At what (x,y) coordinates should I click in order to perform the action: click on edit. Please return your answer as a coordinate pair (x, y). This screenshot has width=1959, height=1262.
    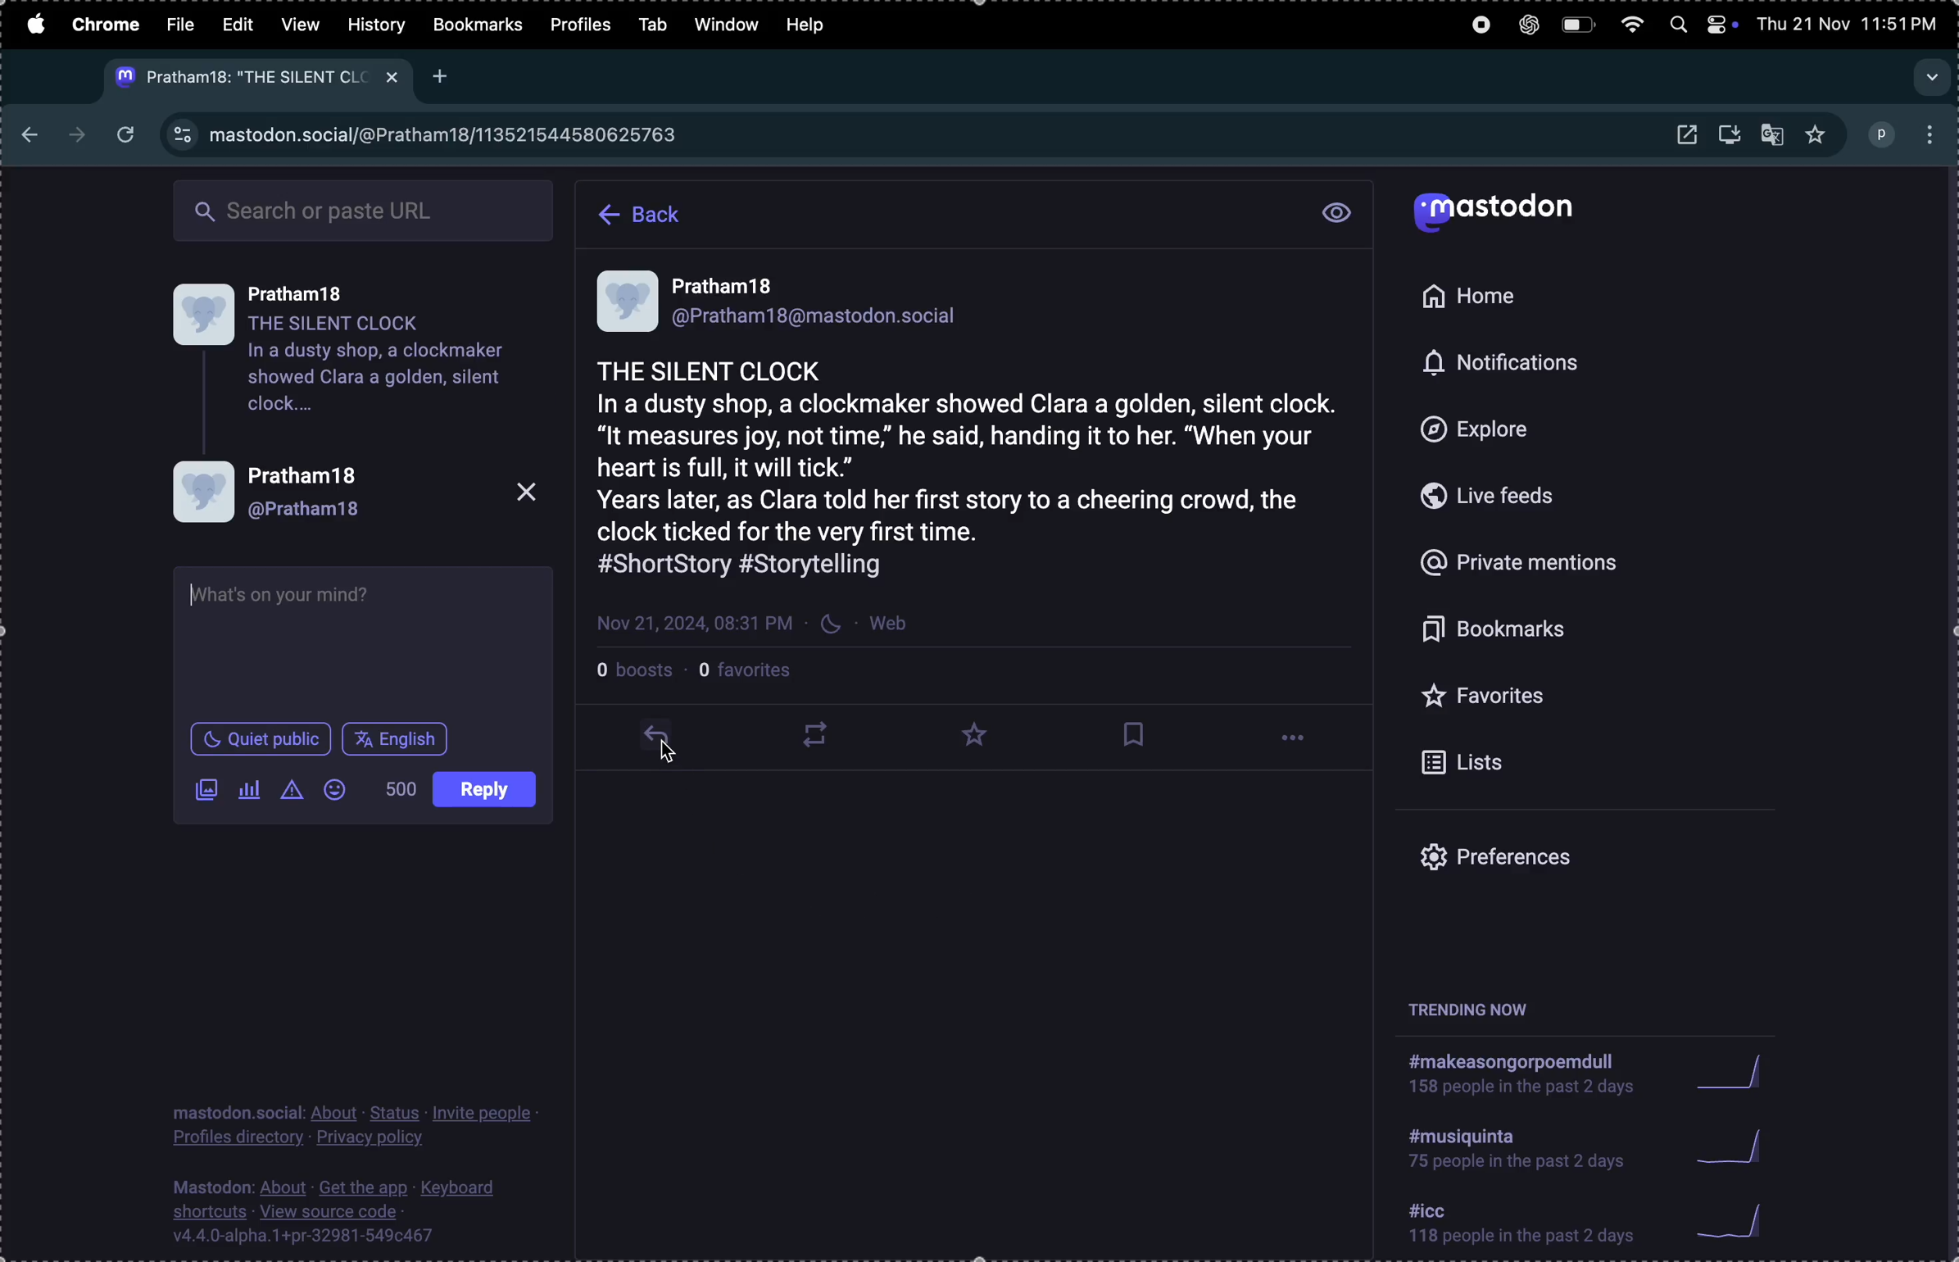
    Looking at the image, I should click on (235, 24).